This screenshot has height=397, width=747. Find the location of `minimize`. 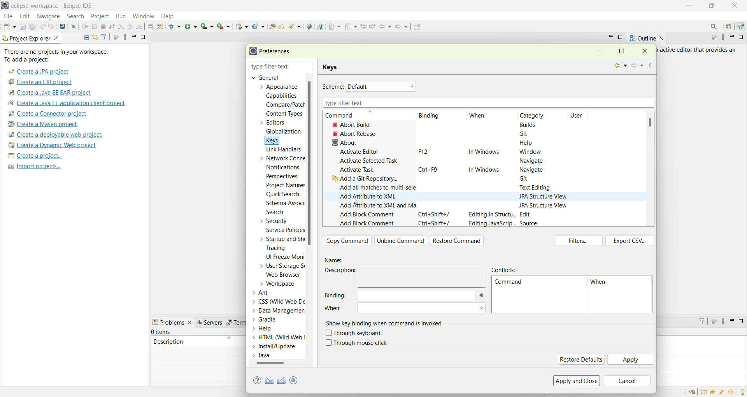

minimize is located at coordinates (690, 6).